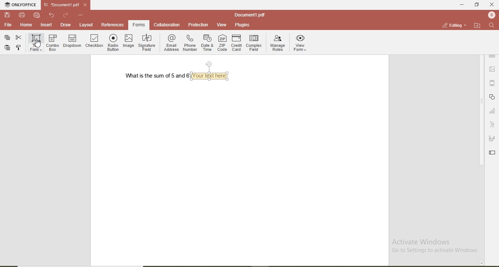 Image resolution: width=499 pixels, height=267 pixels. What do you see at coordinates (451, 25) in the screenshot?
I see `editing` at bounding box center [451, 25].